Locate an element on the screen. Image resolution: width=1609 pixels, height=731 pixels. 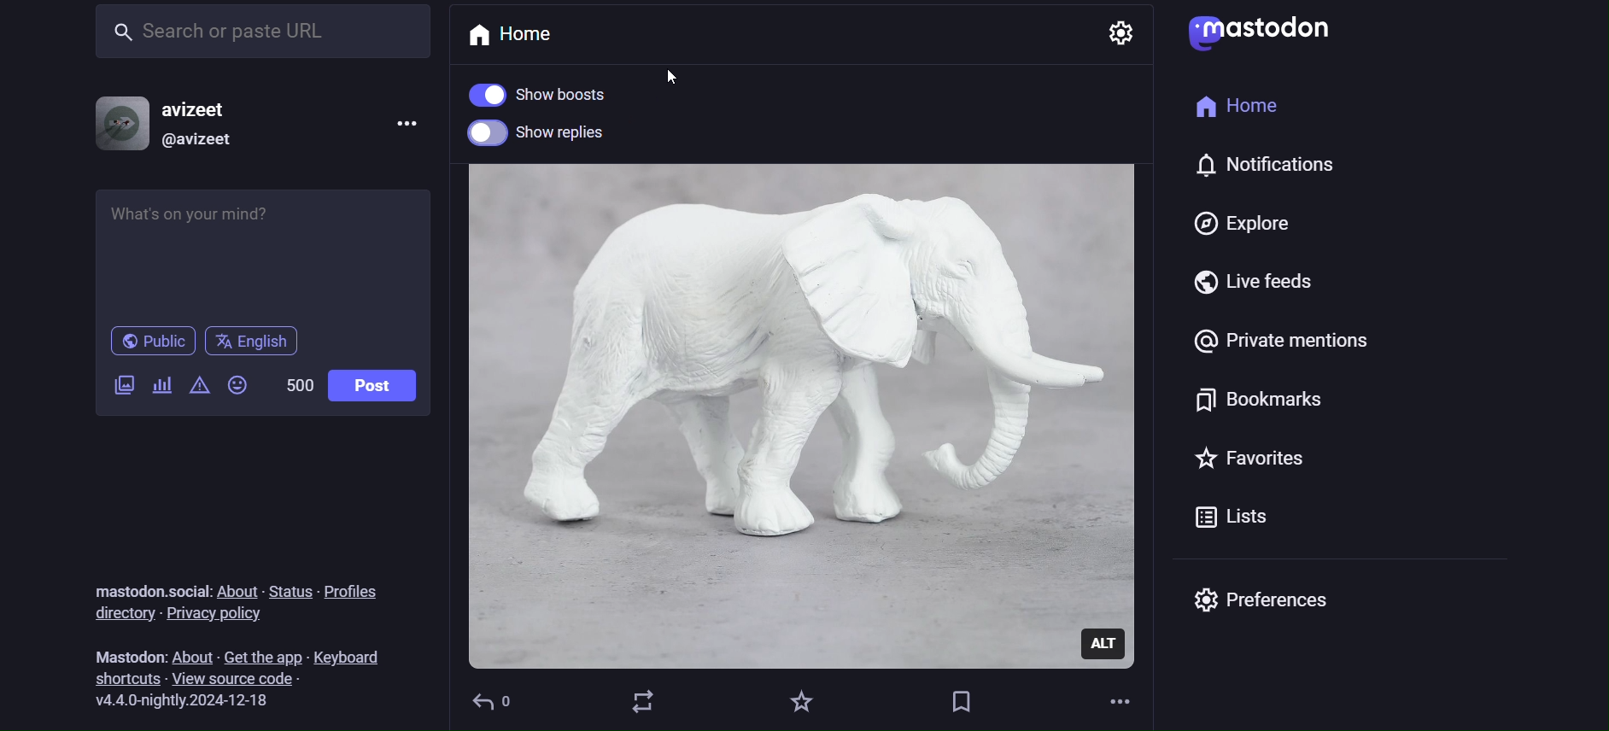
home is located at coordinates (525, 33).